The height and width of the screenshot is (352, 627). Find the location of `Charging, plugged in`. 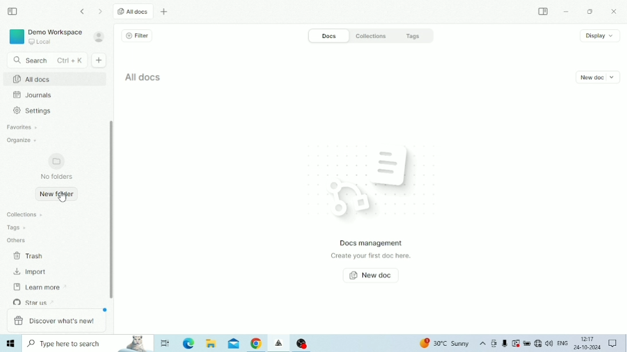

Charging, plugged in is located at coordinates (527, 343).